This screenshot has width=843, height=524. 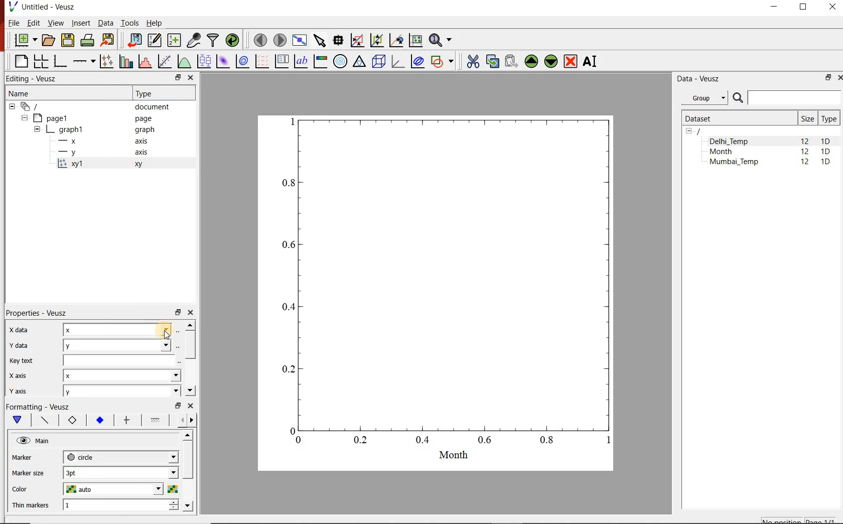 I want to click on new document, so click(x=25, y=40).